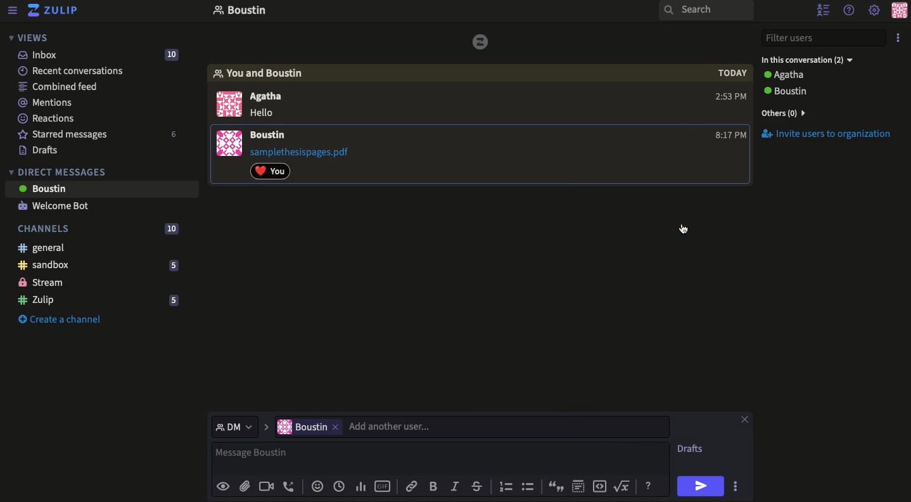 The image size is (911, 502). Describe the element at coordinates (731, 134) in the screenshot. I see `Time` at that location.